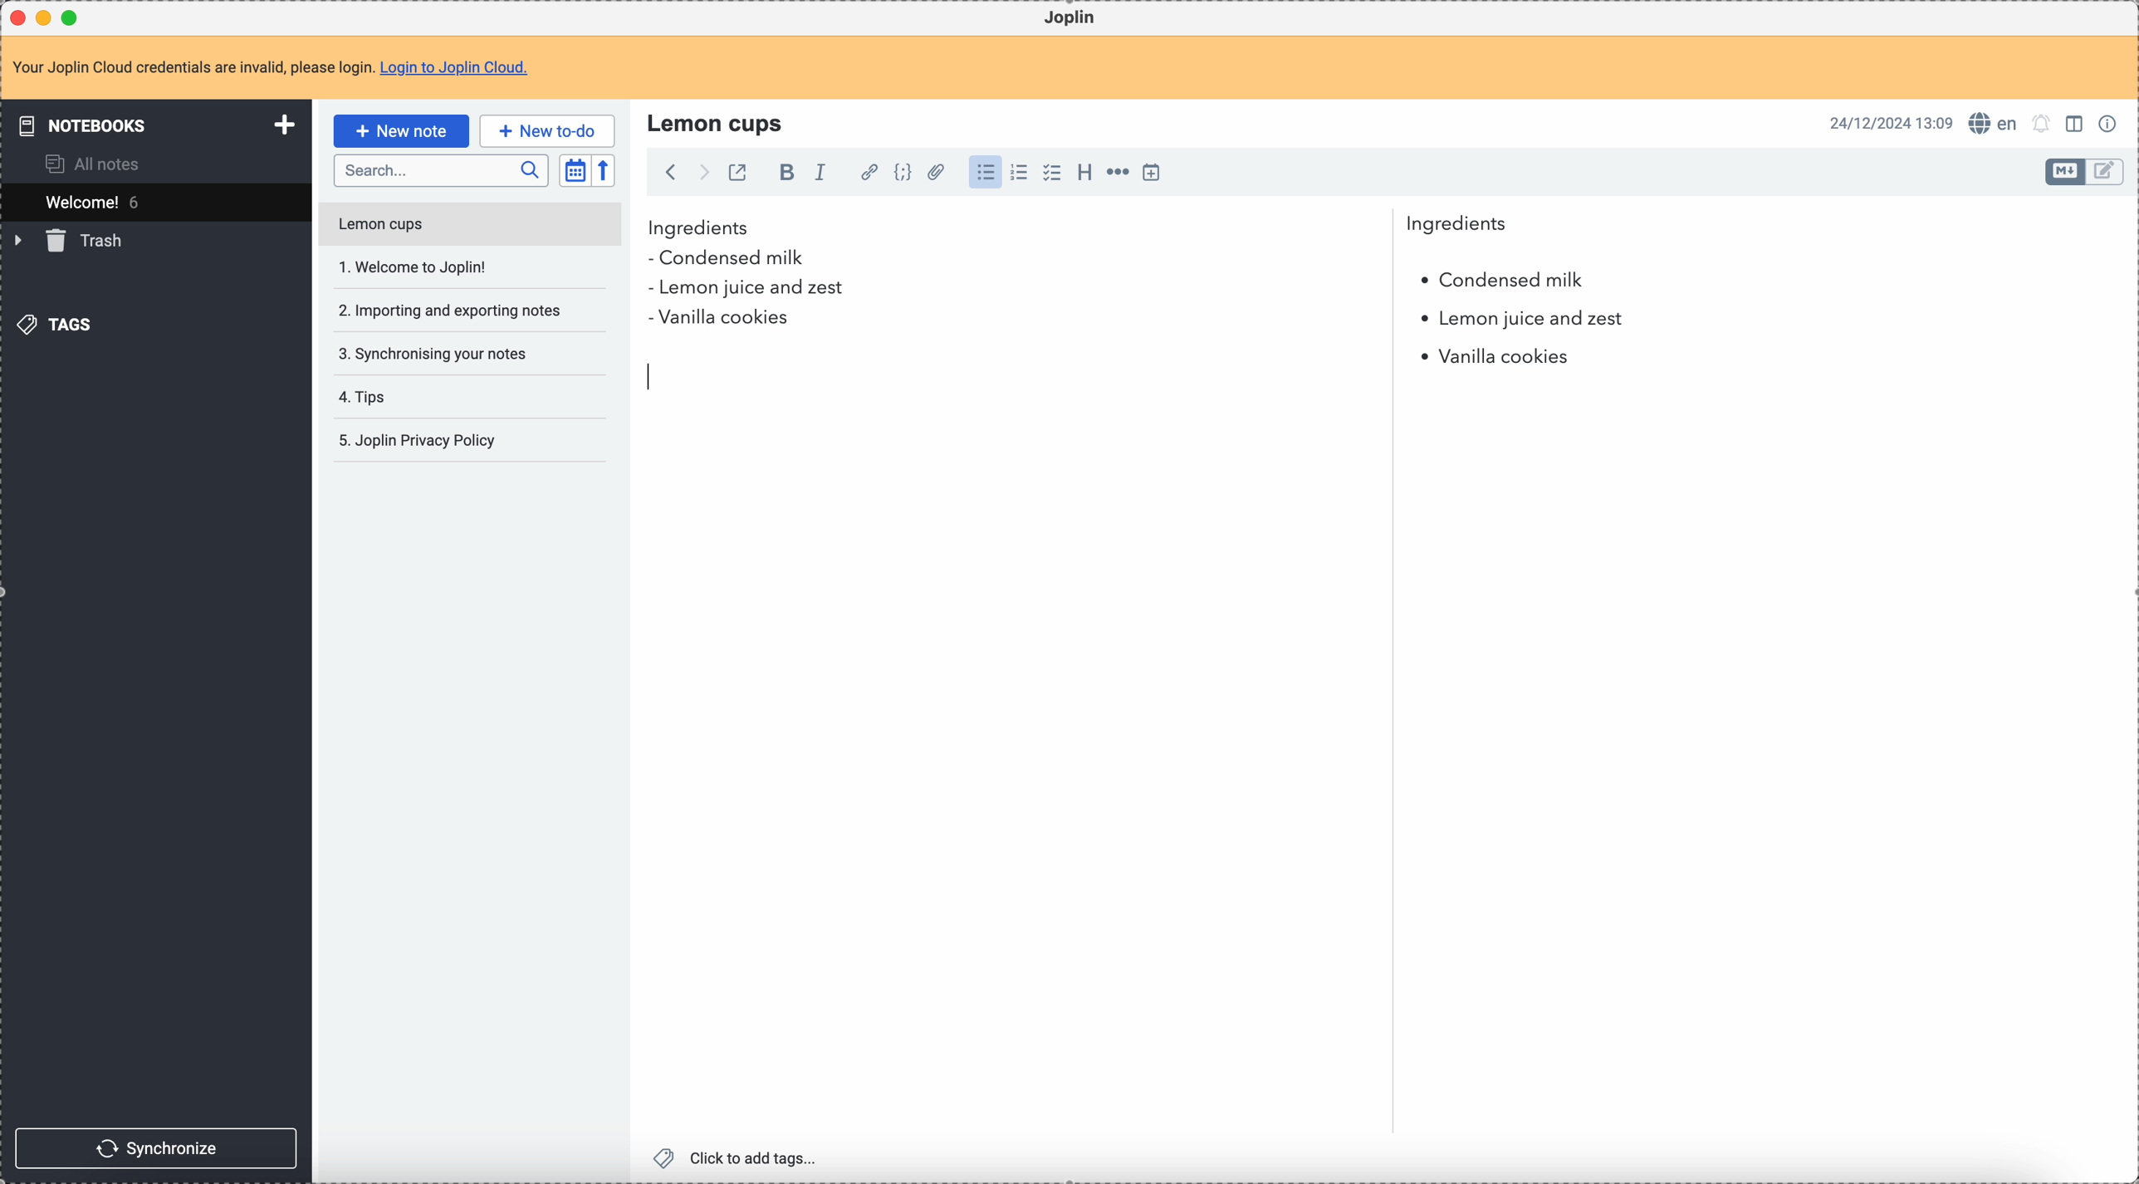  I want to click on horizontal rule, so click(1115, 174).